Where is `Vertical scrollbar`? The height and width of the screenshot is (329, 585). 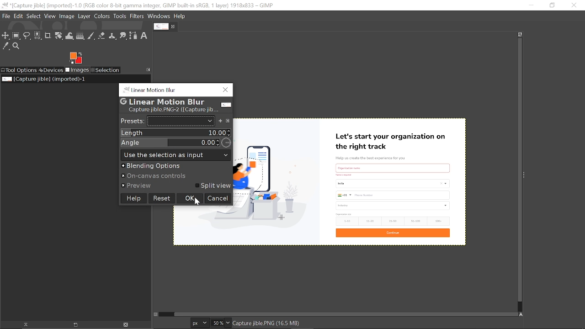
Vertical scrollbar is located at coordinates (518, 171).